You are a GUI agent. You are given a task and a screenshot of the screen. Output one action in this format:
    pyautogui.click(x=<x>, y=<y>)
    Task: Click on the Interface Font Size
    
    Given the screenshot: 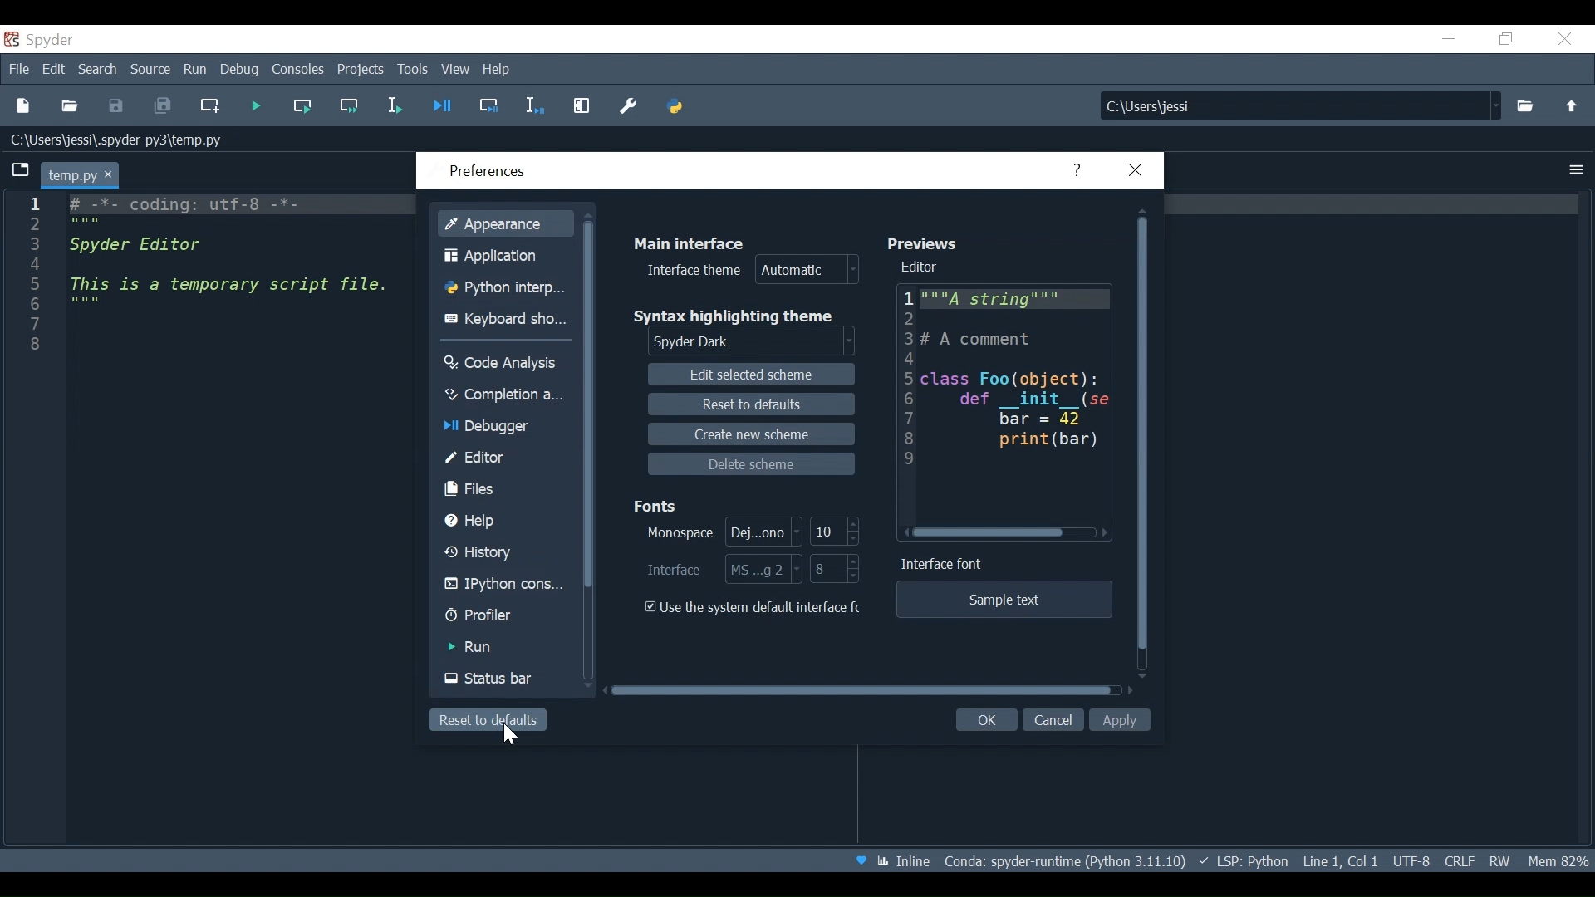 What is the action you would take?
    pyautogui.click(x=835, y=569)
    